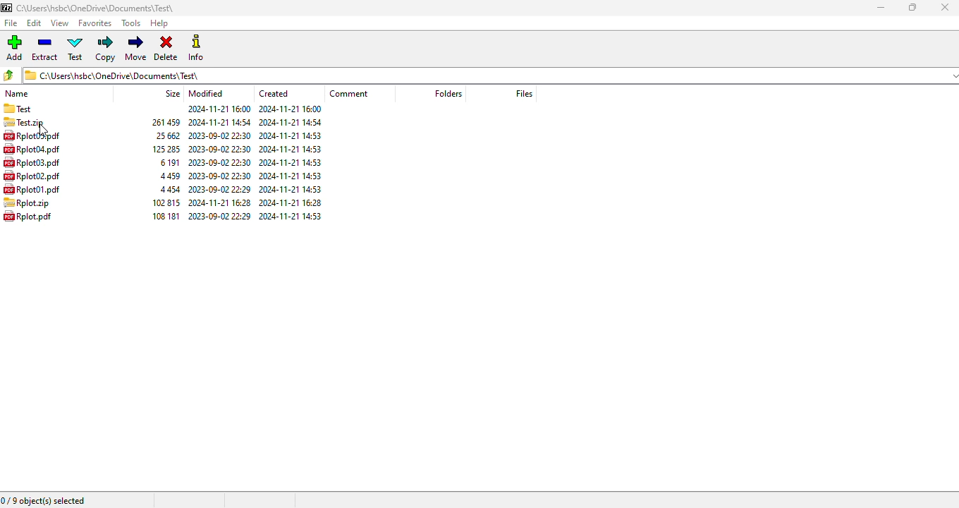 Image resolution: width=959 pixels, height=508 pixels. Describe the element at coordinates (75, 49) in the screenshot. I see `test` at that location.